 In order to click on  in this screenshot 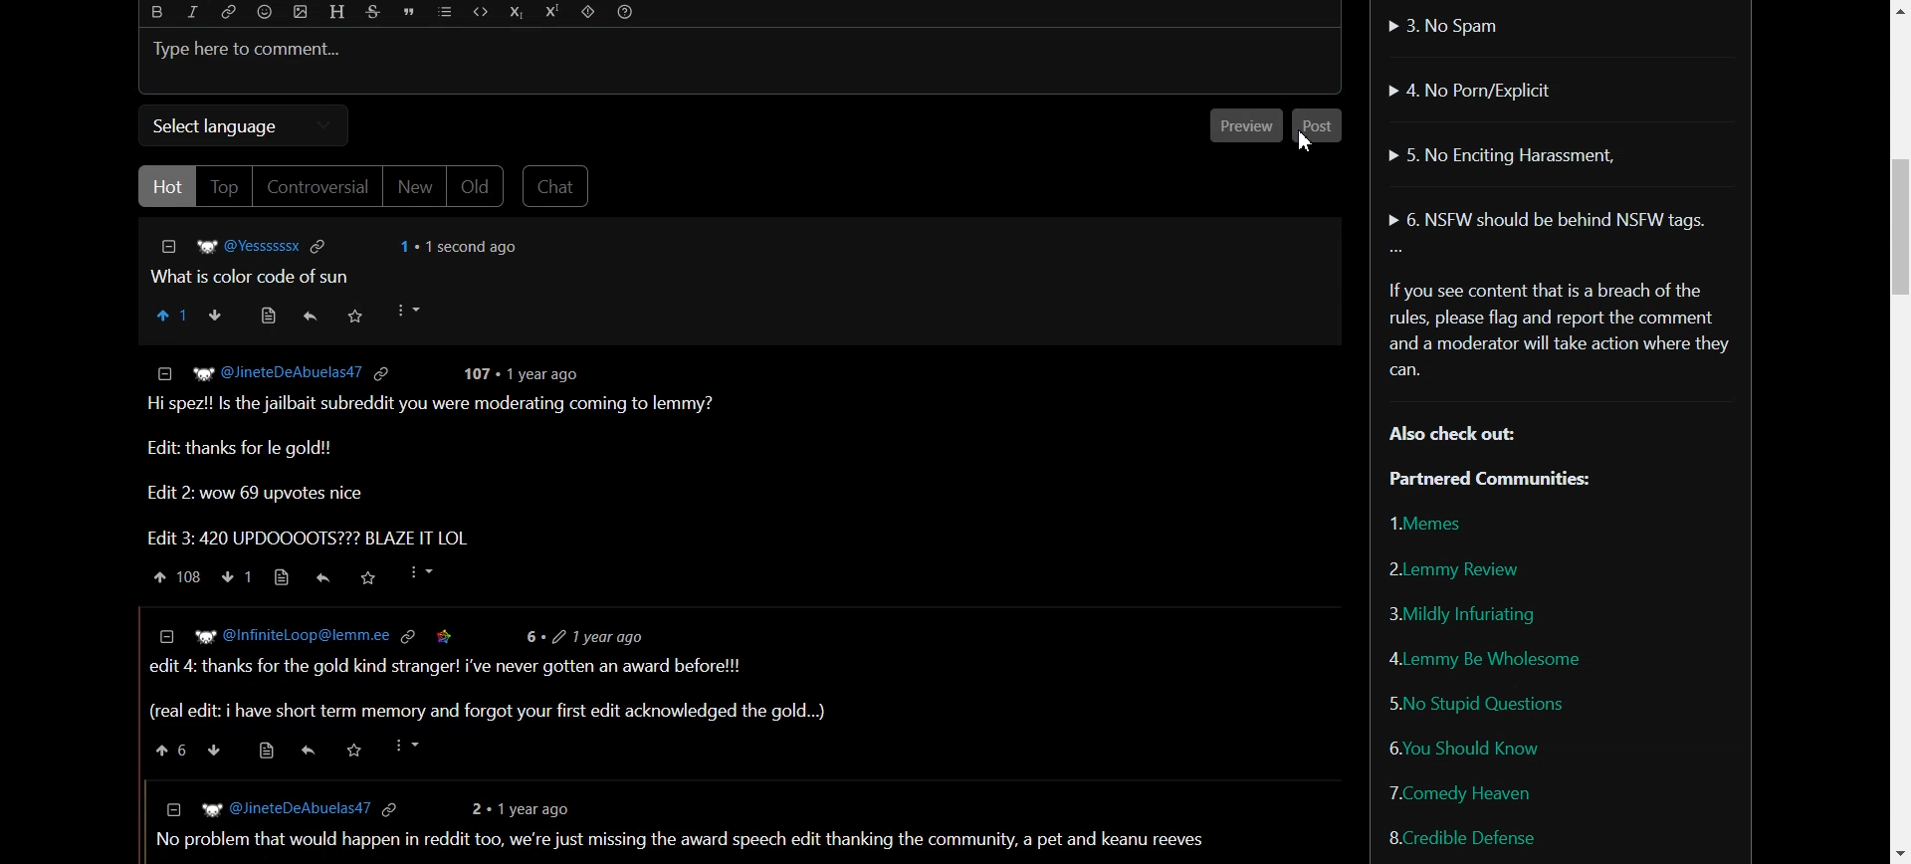, I will do `click(1247, 123)`.